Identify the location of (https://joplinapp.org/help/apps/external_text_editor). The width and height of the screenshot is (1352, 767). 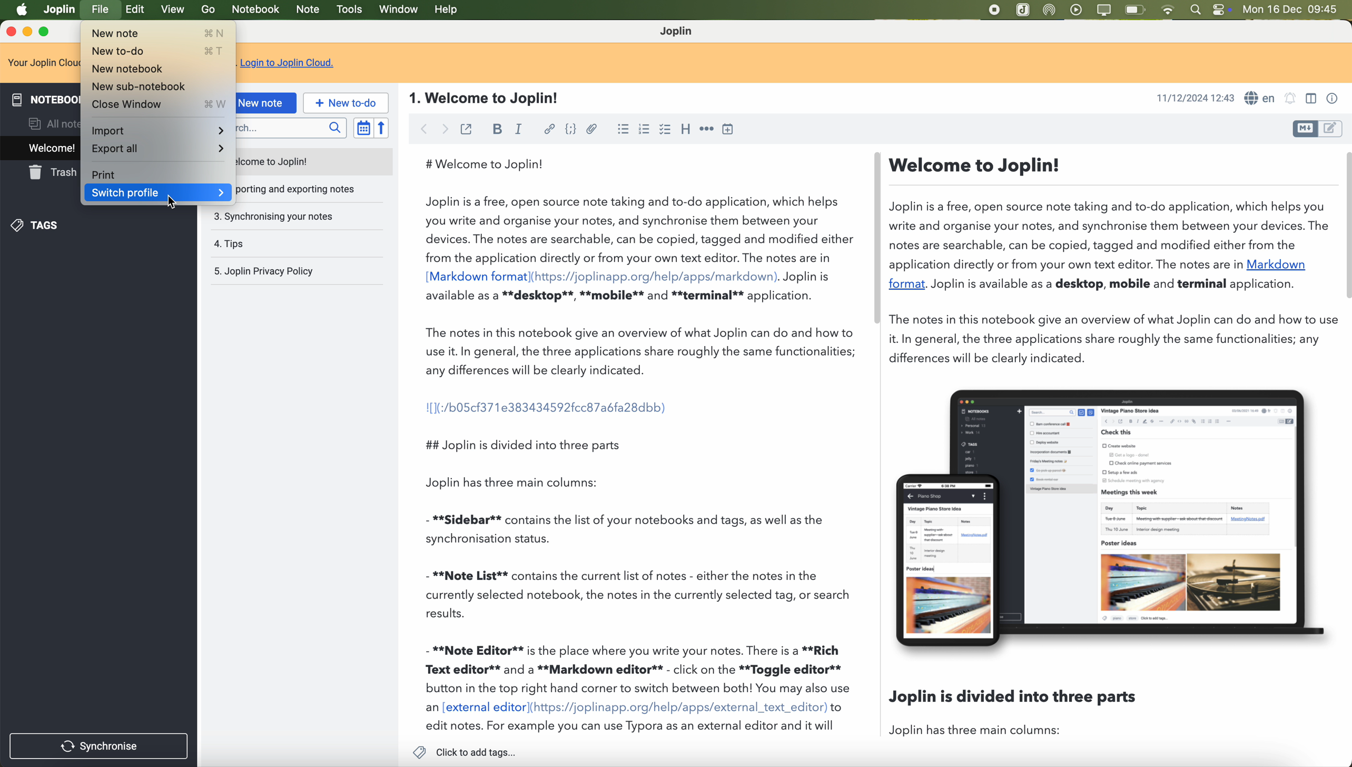
(679, 708).